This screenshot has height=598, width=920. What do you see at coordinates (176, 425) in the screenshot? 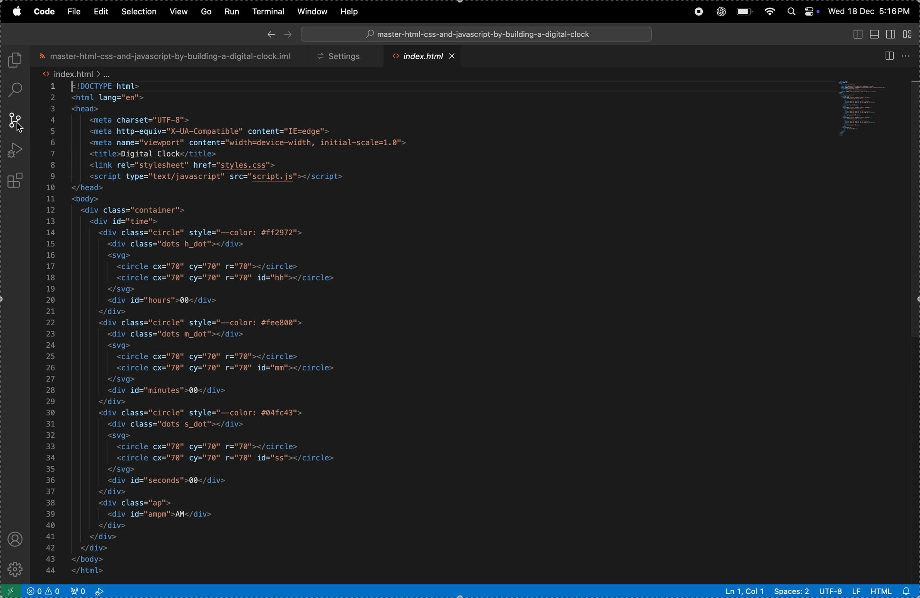
I see `<div class="dots s_dot"></div>` at bounding box center [176, 425].